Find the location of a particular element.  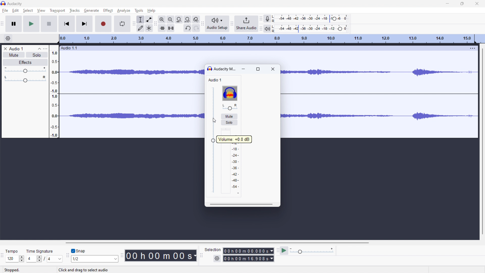

volume 0 db is located at coordinates (234, 140).